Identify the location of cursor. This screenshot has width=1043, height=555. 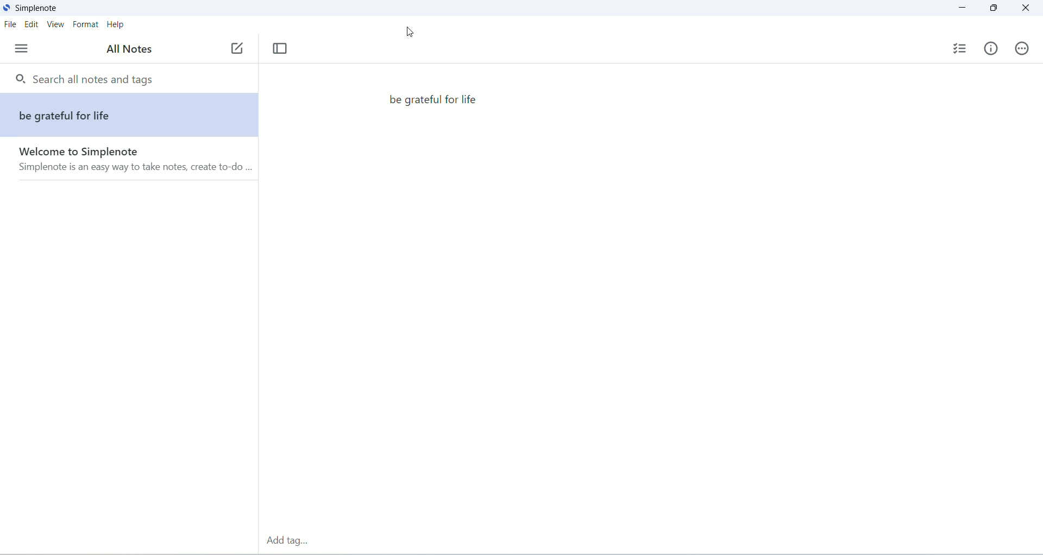
(410, 31).